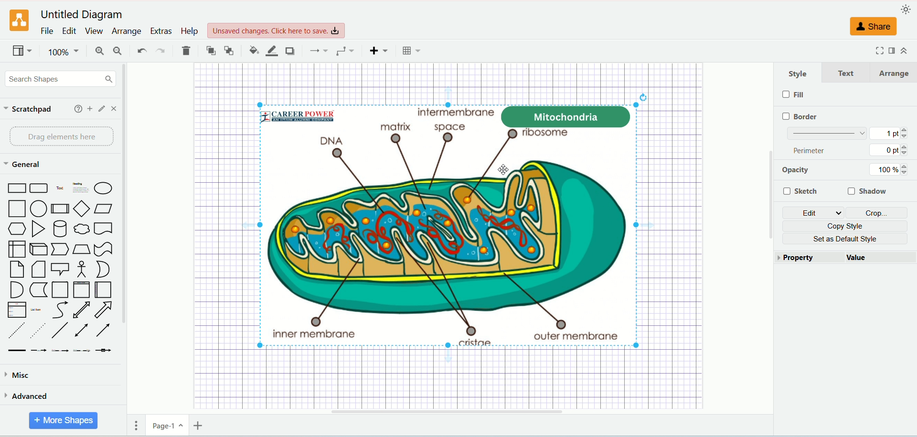 Image resolution: width=917 pixels, height=437 pixels. I want to click on share, so click(874, 27).